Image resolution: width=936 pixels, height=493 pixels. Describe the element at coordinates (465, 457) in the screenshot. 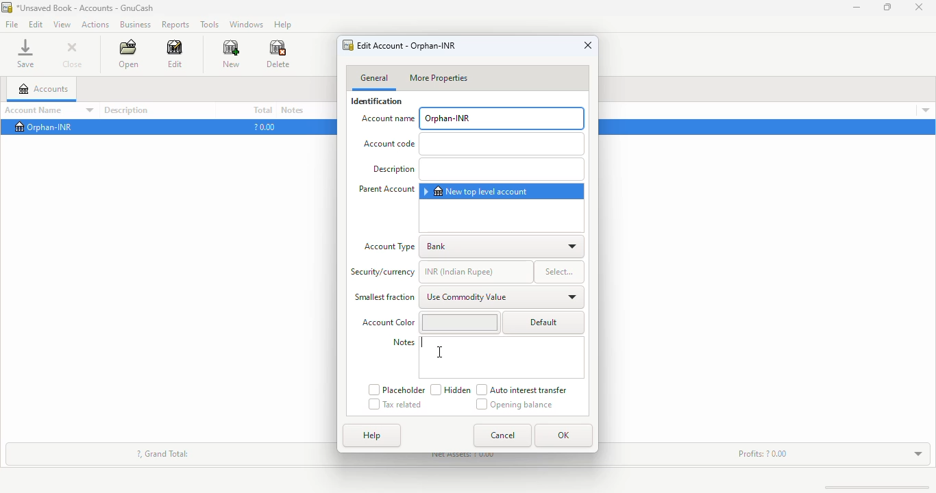

I see `net assets: ? 0.00` at that location.